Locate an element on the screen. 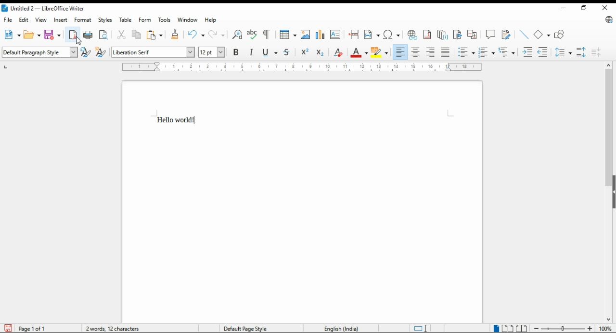  font name is located at coordinates (153, 52).